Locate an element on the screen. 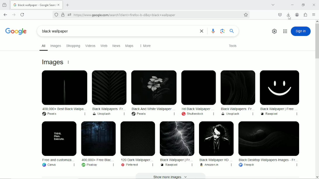  Black Wallpaper HD is located at coordinates (216, 144).